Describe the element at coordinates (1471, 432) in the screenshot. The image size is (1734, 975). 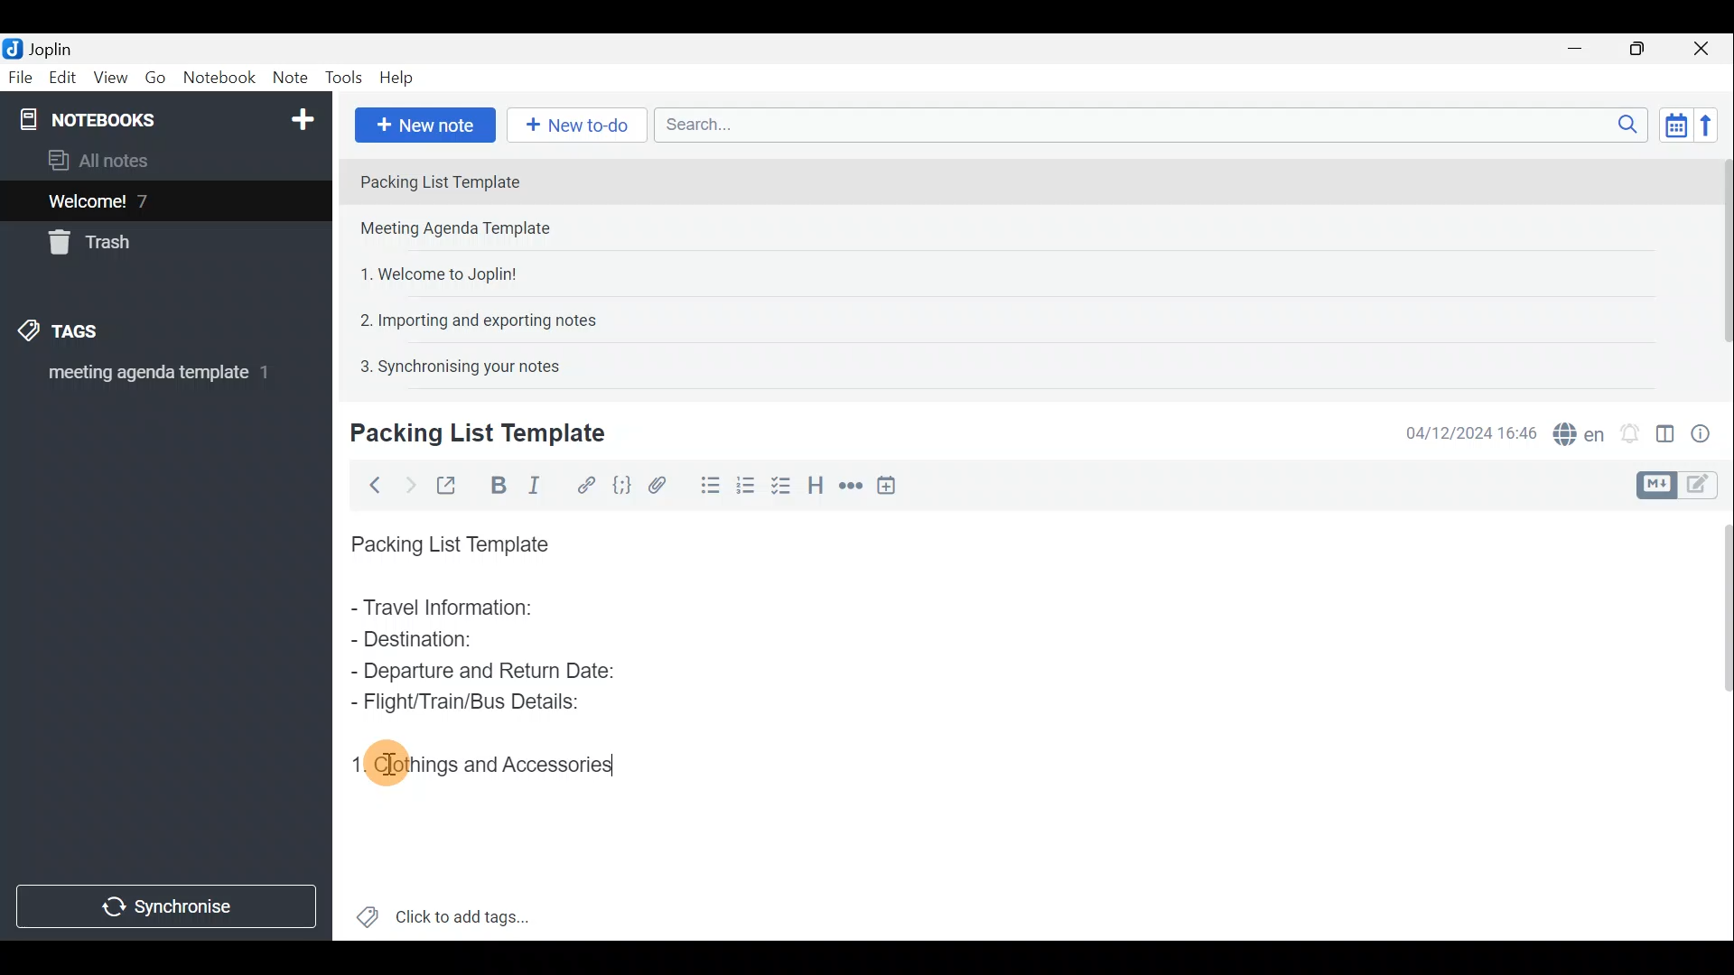
I see `Date & time` at that location.